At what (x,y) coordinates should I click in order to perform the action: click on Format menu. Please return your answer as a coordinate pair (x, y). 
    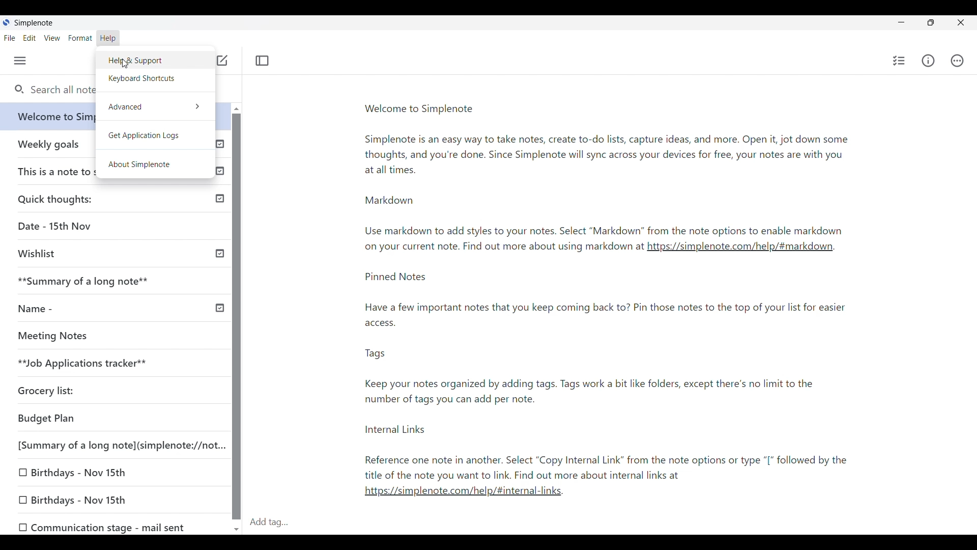
    Looking at the image, I should click on (81, 38).